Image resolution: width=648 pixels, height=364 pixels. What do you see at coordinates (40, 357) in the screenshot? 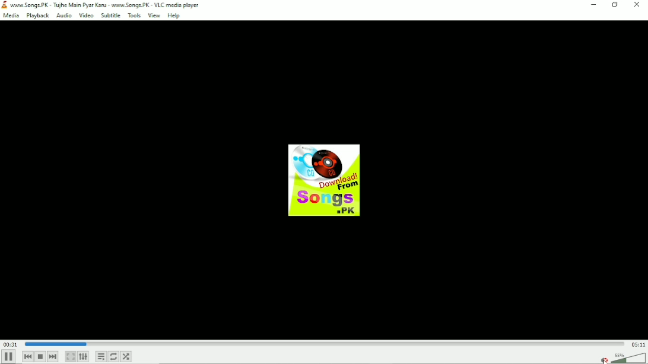
I see `Stop playback` at bounding box center [40, 357].